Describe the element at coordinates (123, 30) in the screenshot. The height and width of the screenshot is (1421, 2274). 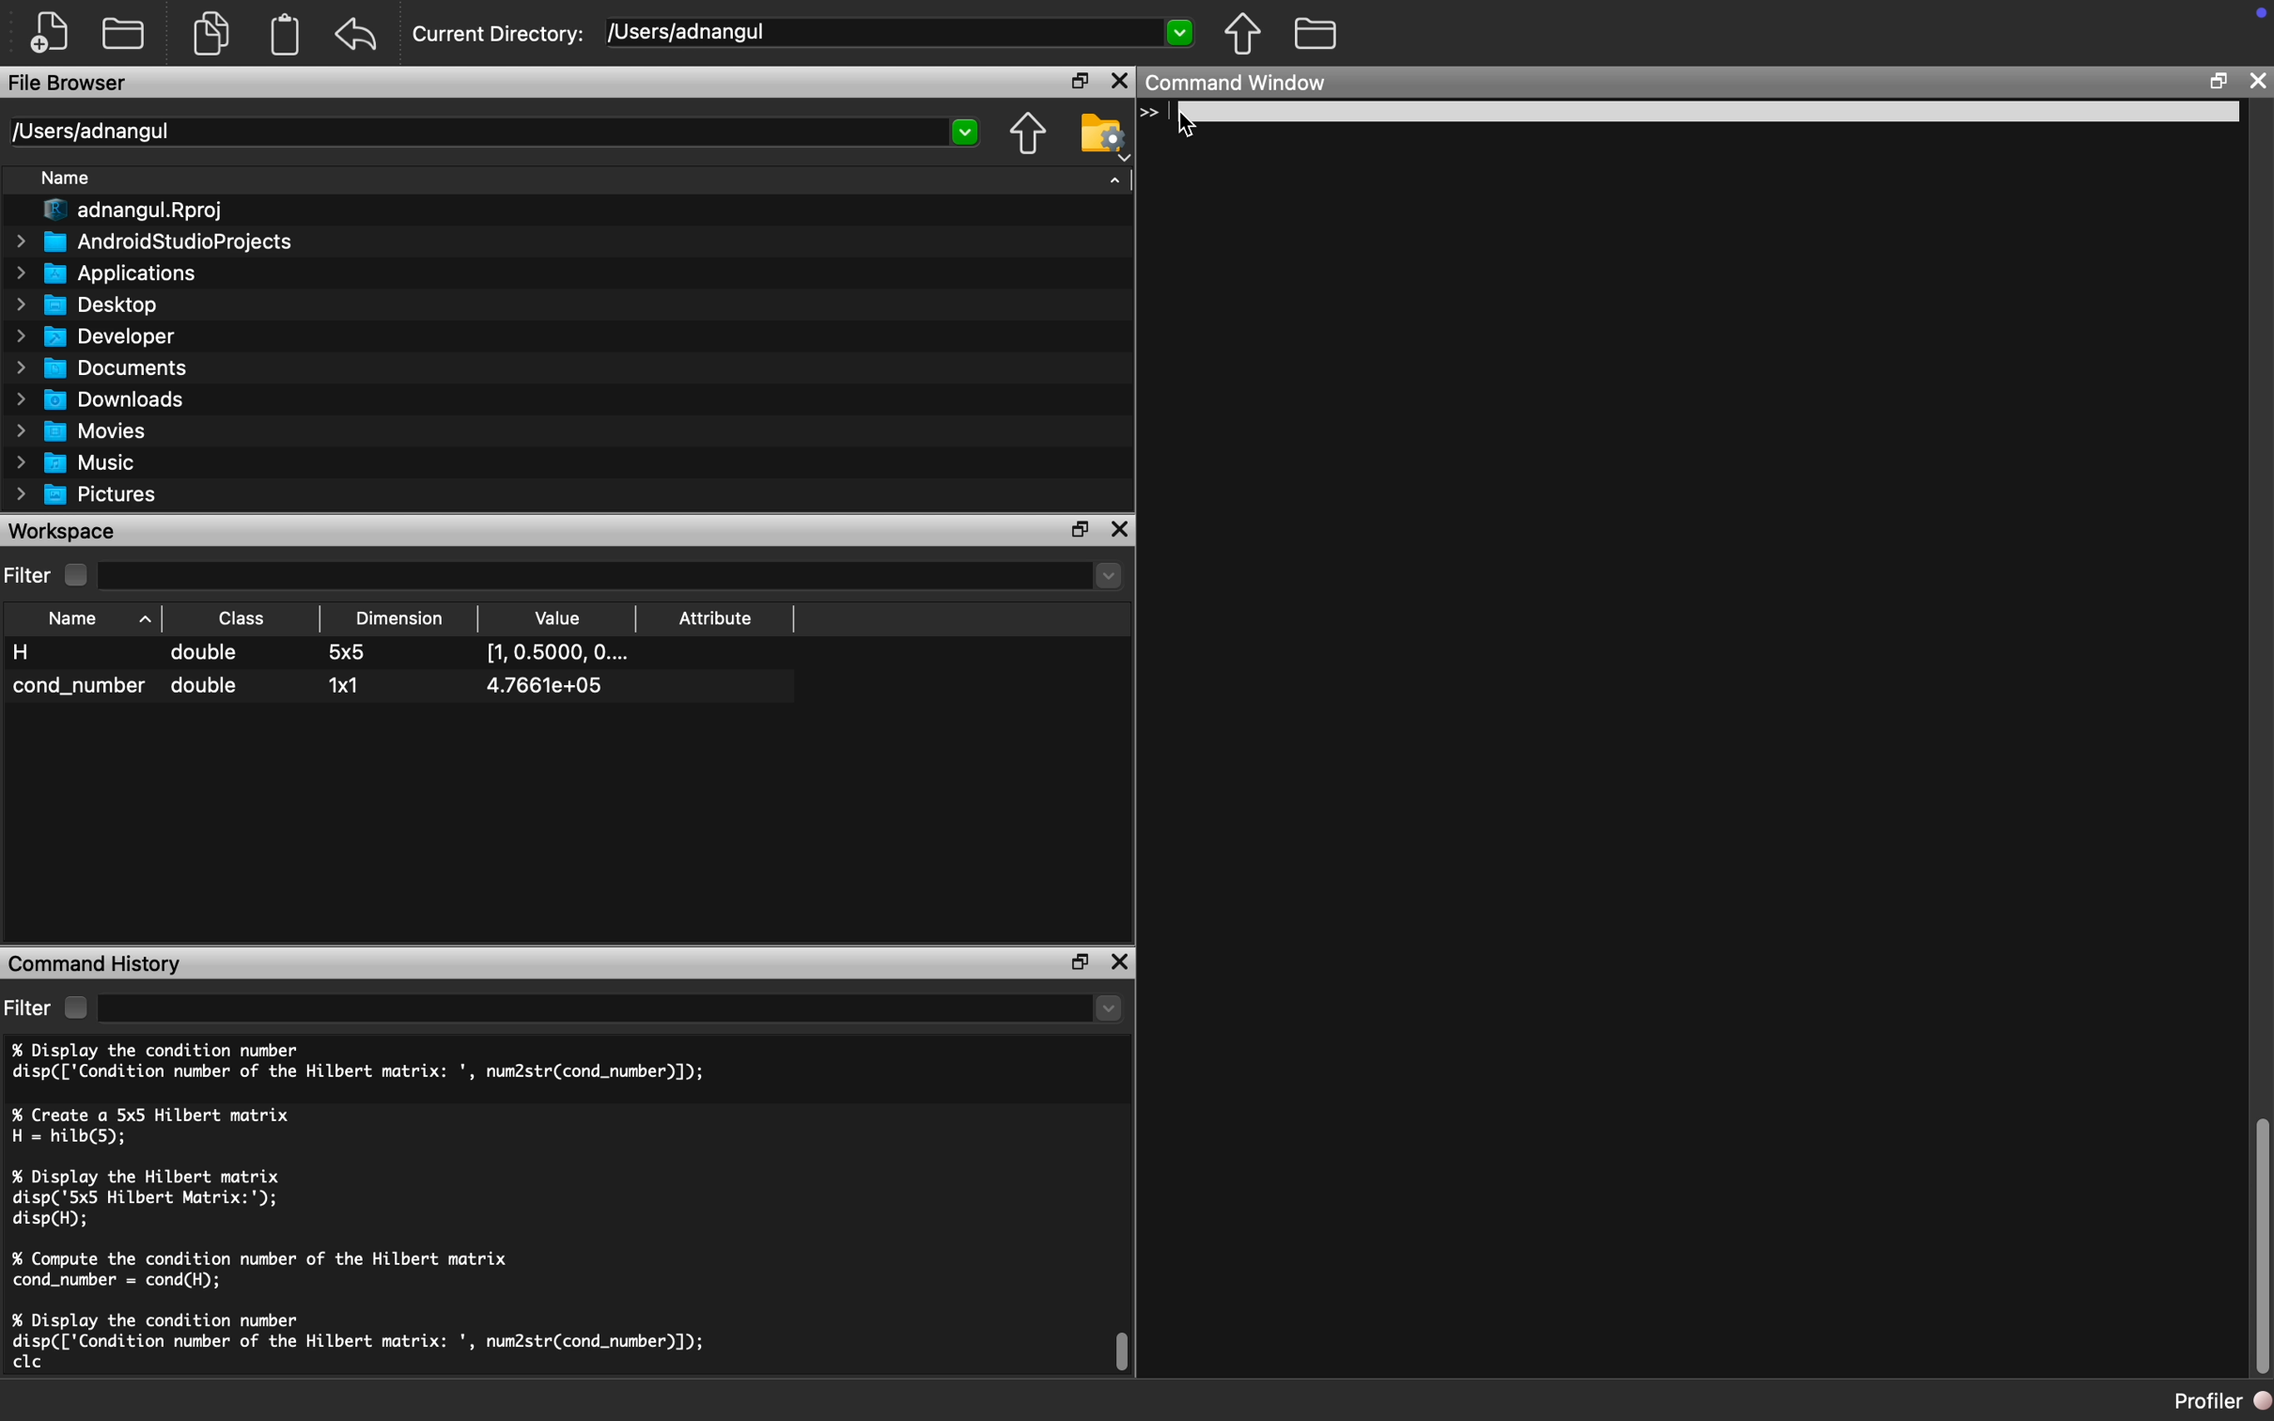
I see `Open Folder` at that location.